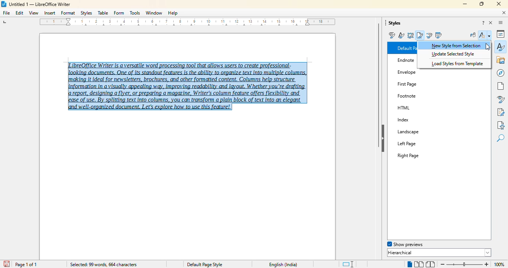  I want to click on close , so click(499, 4).